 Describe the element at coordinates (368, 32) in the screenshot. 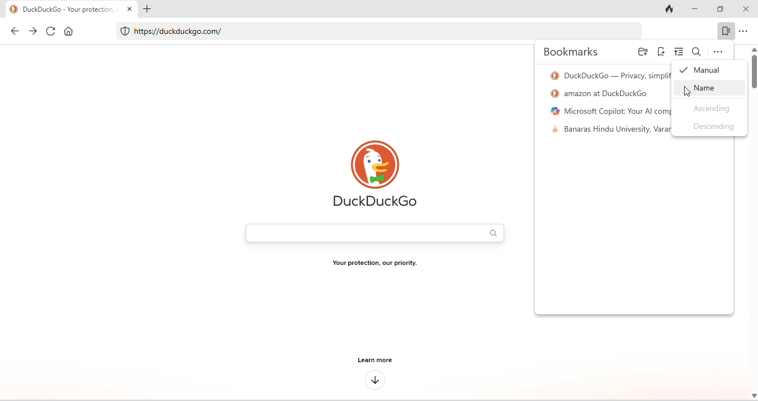

I see `https//duckduckgo.com/` at that location.